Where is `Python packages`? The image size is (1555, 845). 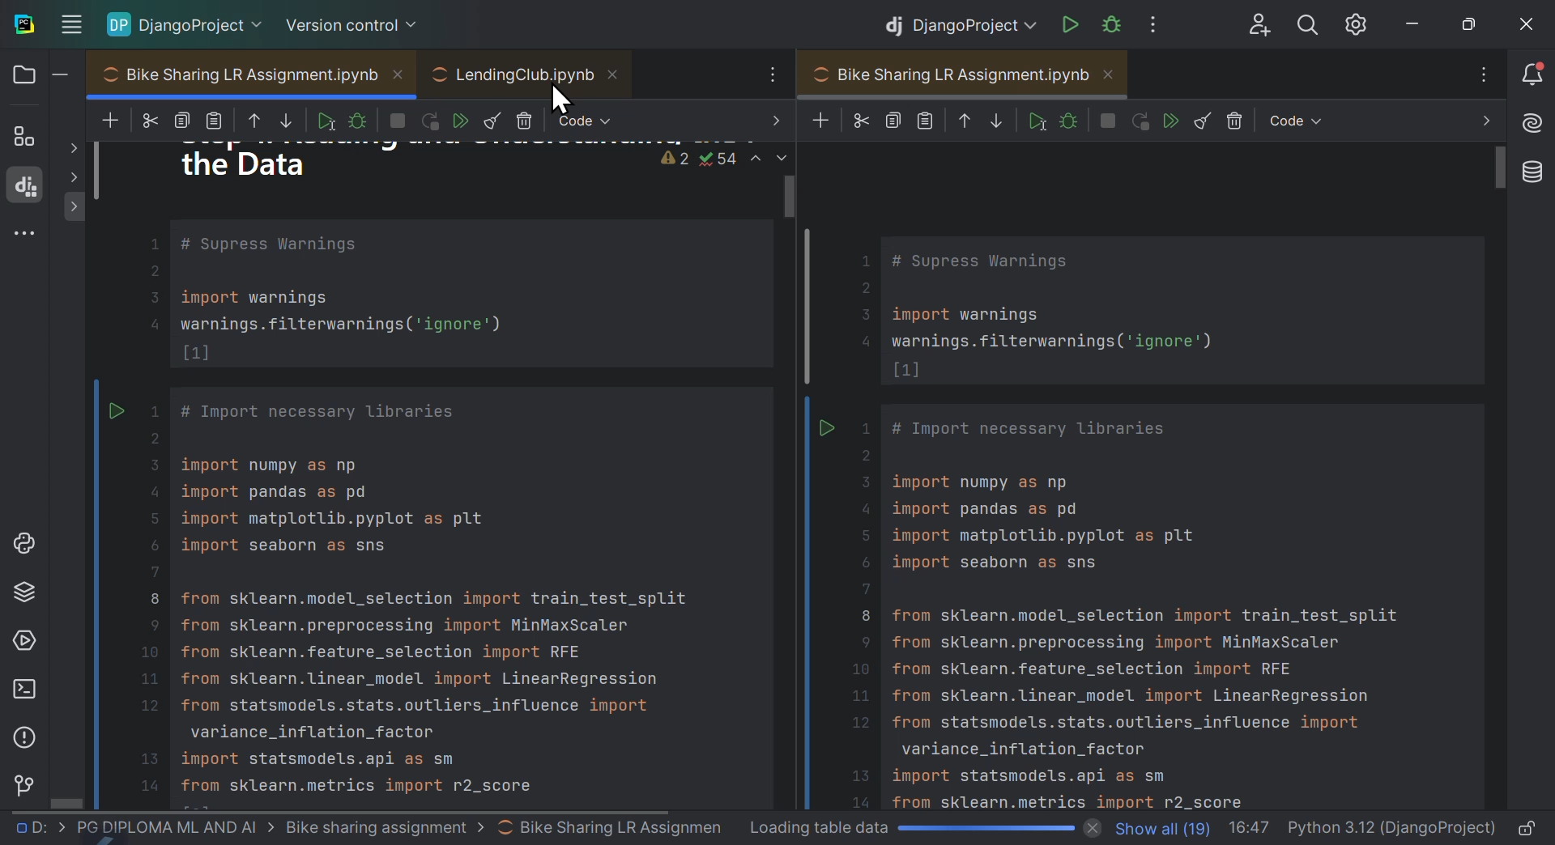 Python packages is located at coordinates (23, 597).